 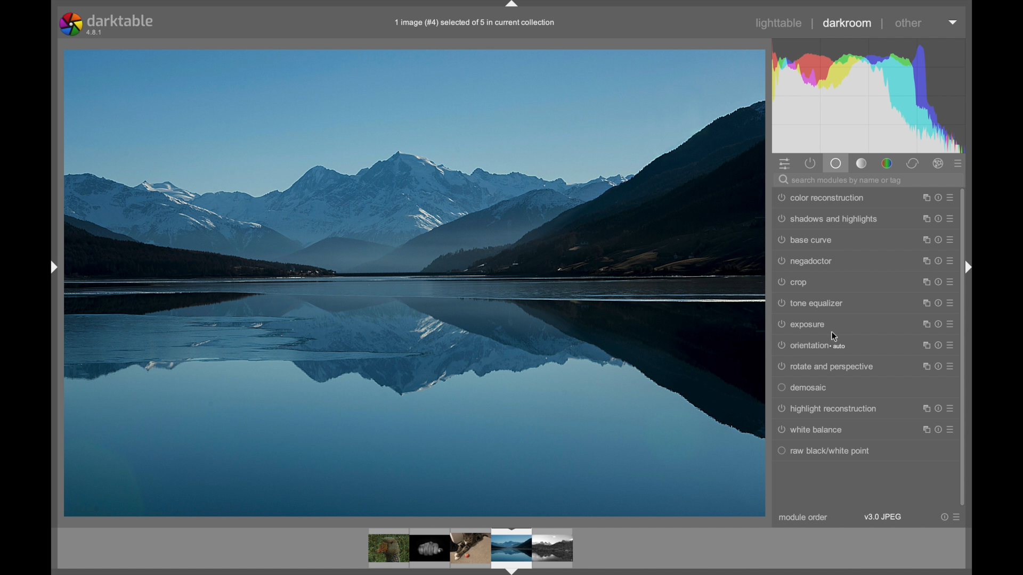 I want to click on rotate and perspective, so click(x=825, y=367).